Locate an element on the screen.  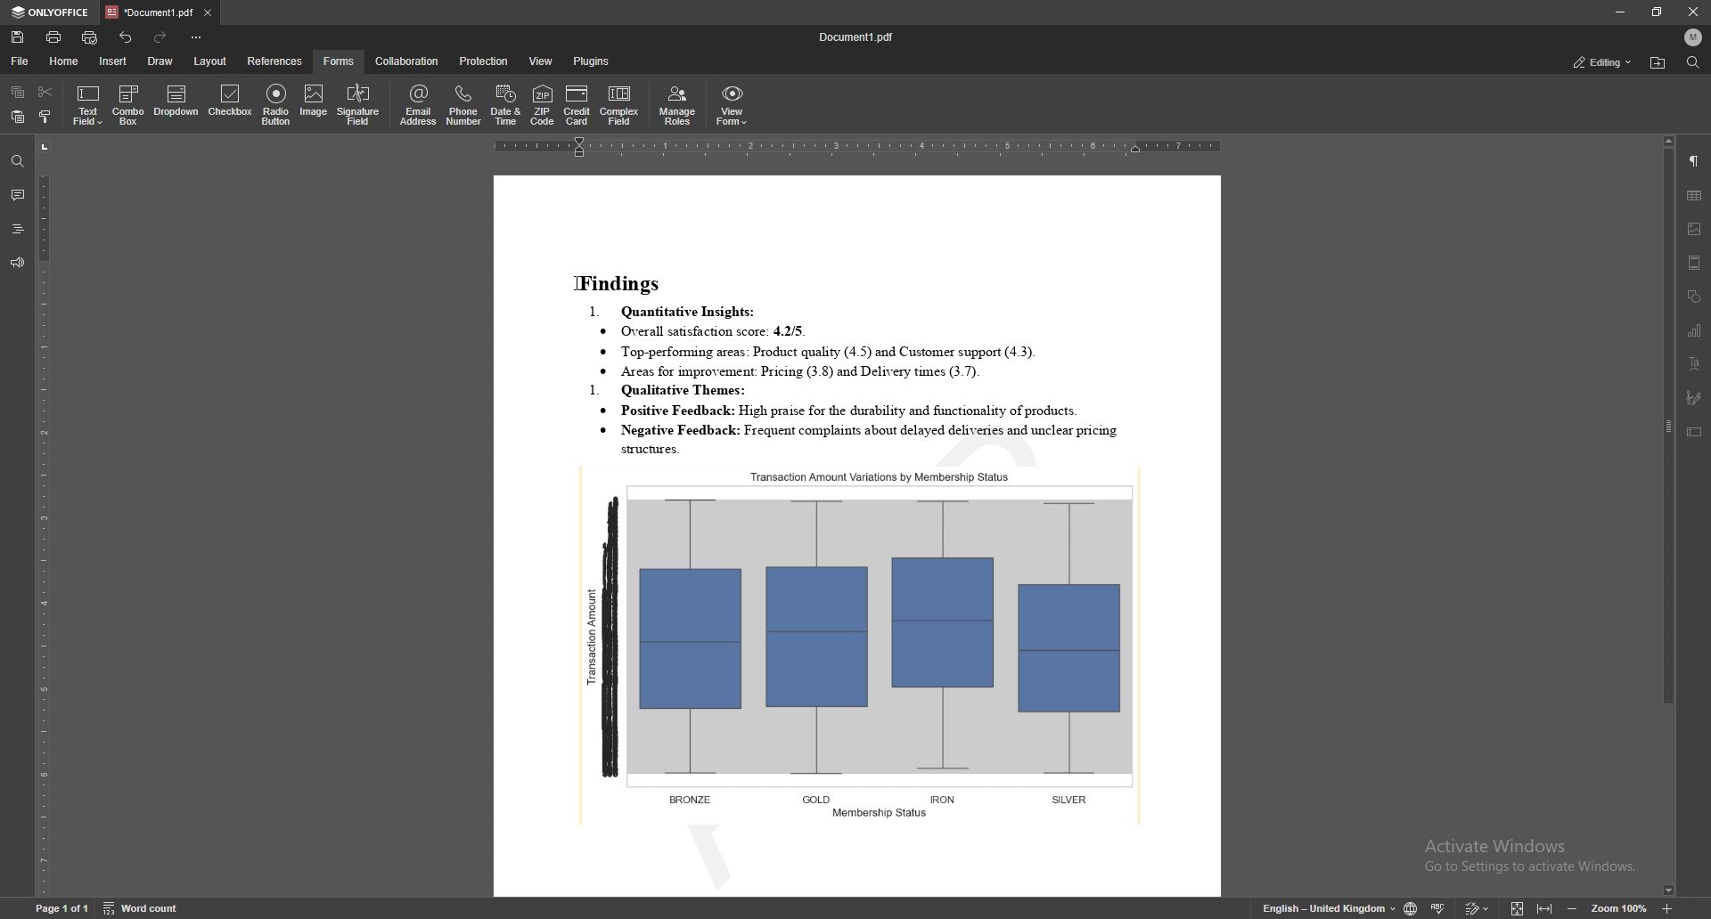
print is located at coordinates (54, 37).